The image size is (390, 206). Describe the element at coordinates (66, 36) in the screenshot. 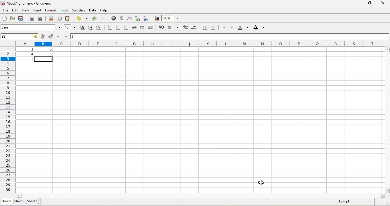

I see `formula` at that location.